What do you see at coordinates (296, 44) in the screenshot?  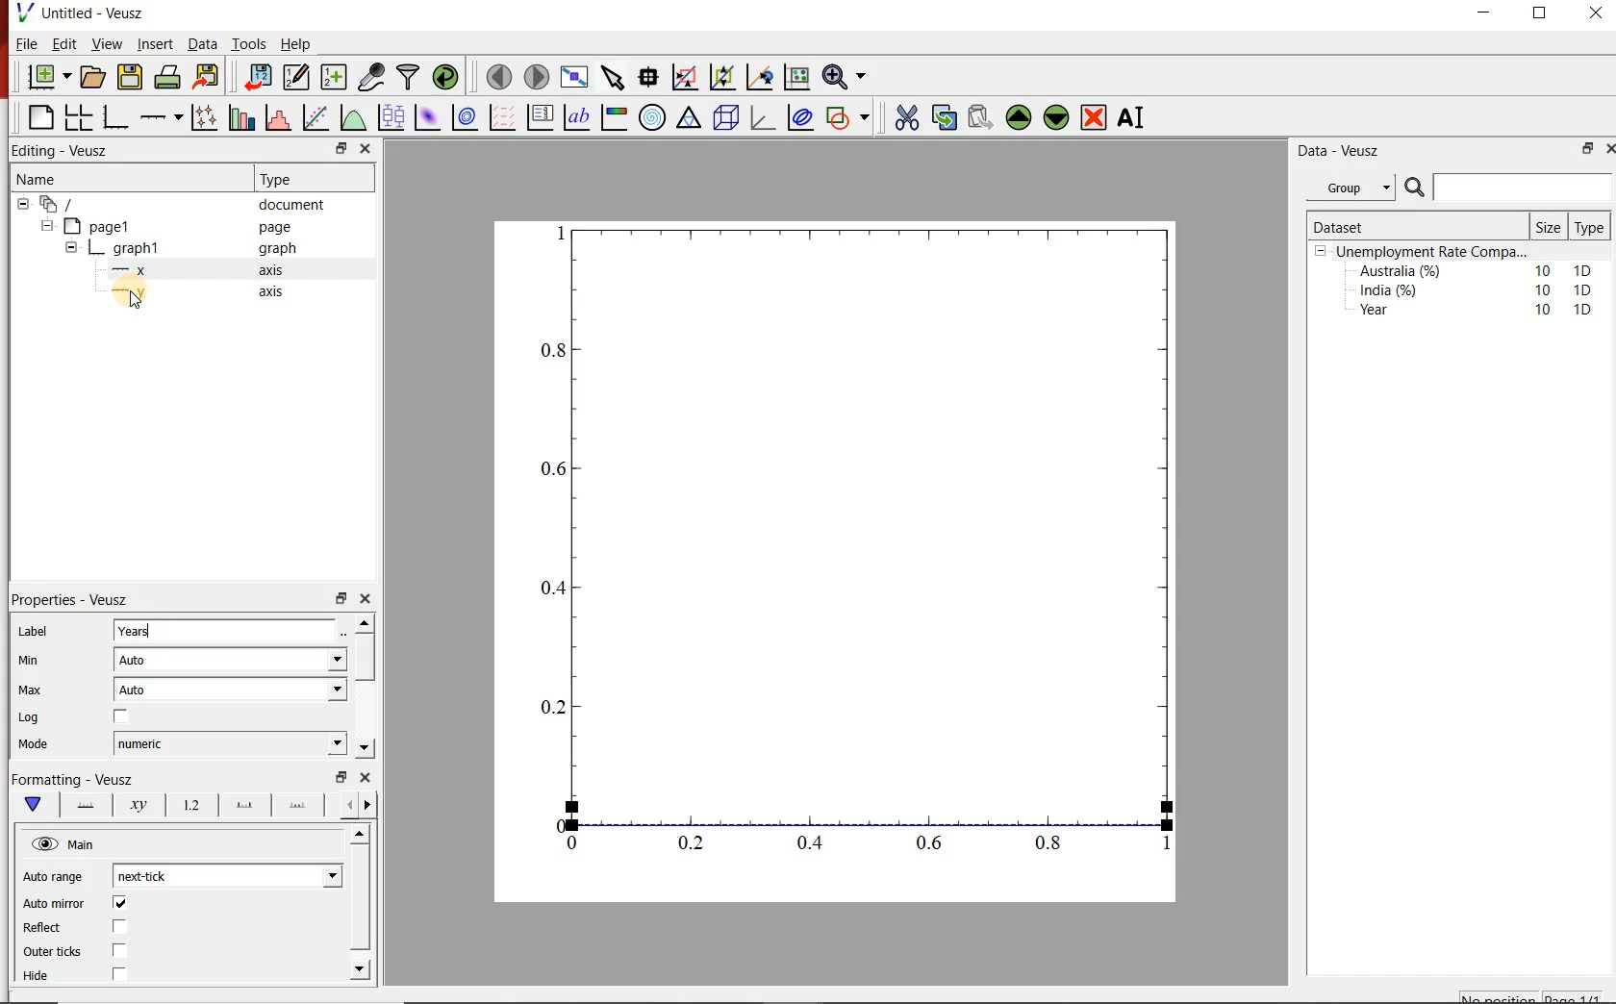 I see `Help` at bounding box center [296, 44].